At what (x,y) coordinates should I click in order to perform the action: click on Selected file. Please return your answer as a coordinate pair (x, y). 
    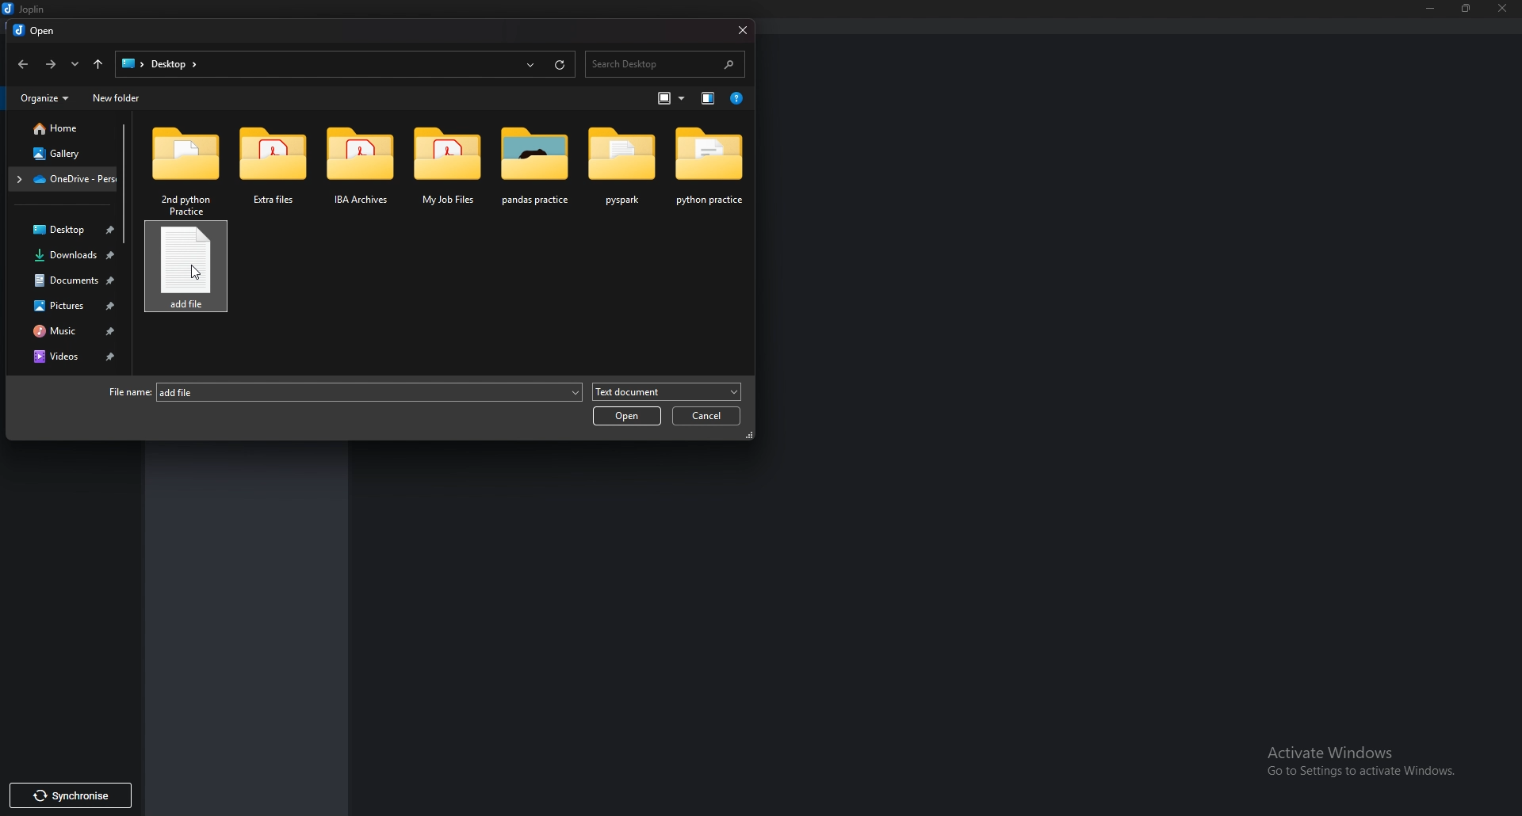
    Looking at the image, I should click on (191, 273).